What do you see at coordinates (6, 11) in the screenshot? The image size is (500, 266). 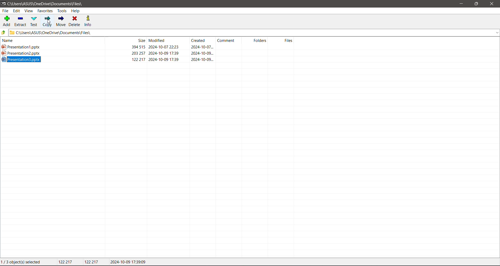 I see `File` at bounding box center [6, 11].